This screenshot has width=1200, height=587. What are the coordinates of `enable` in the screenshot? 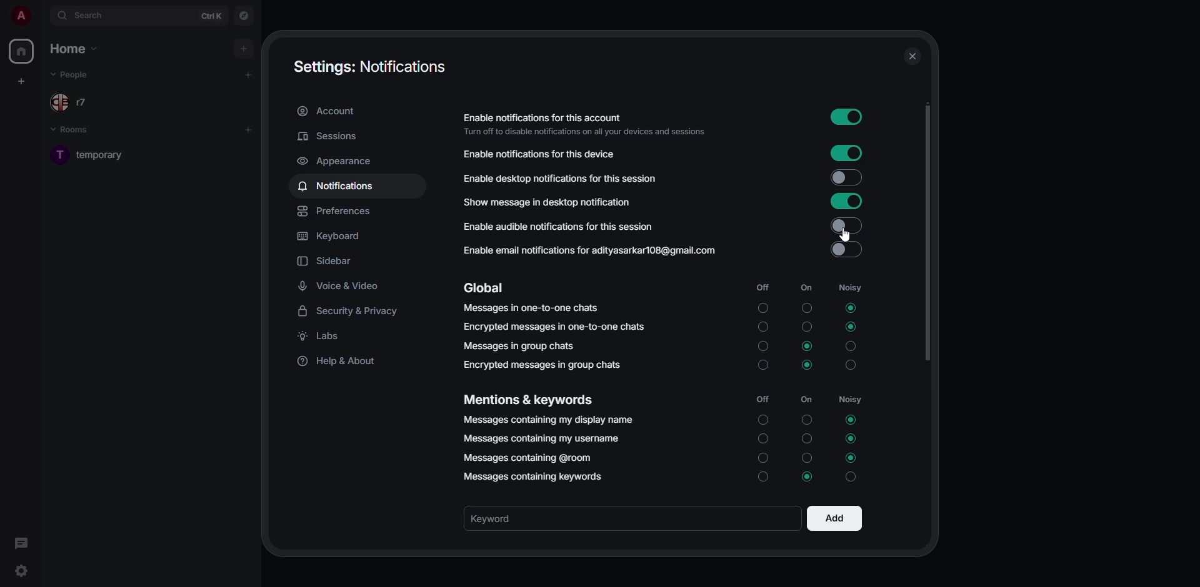 It's located at (845, 116).